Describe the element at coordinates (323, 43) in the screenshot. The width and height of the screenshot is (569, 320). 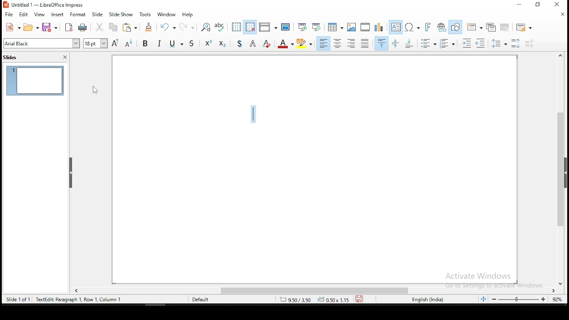
I see `Left Align` at that location.